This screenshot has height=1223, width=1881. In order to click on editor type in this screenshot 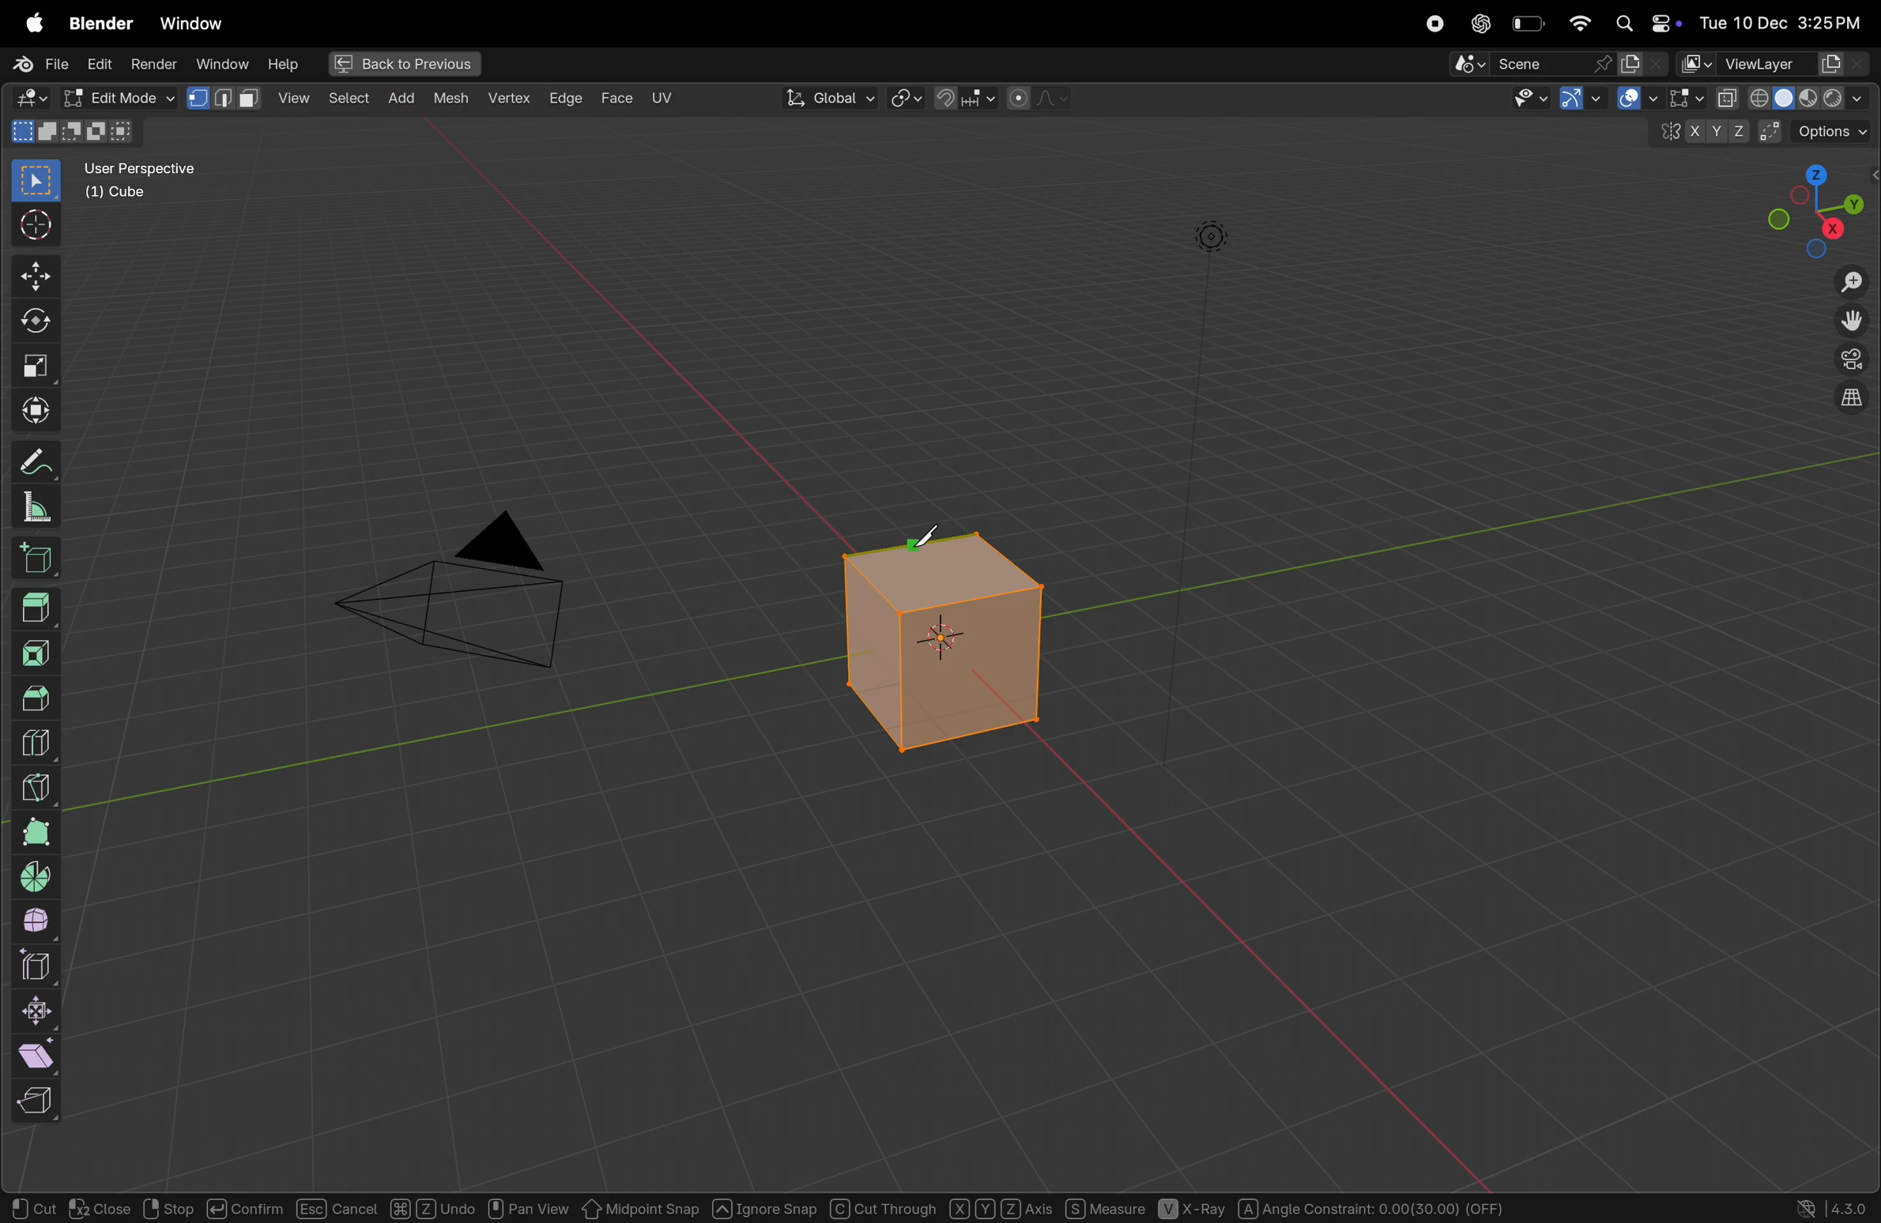, I will do `click(26, 99)`.